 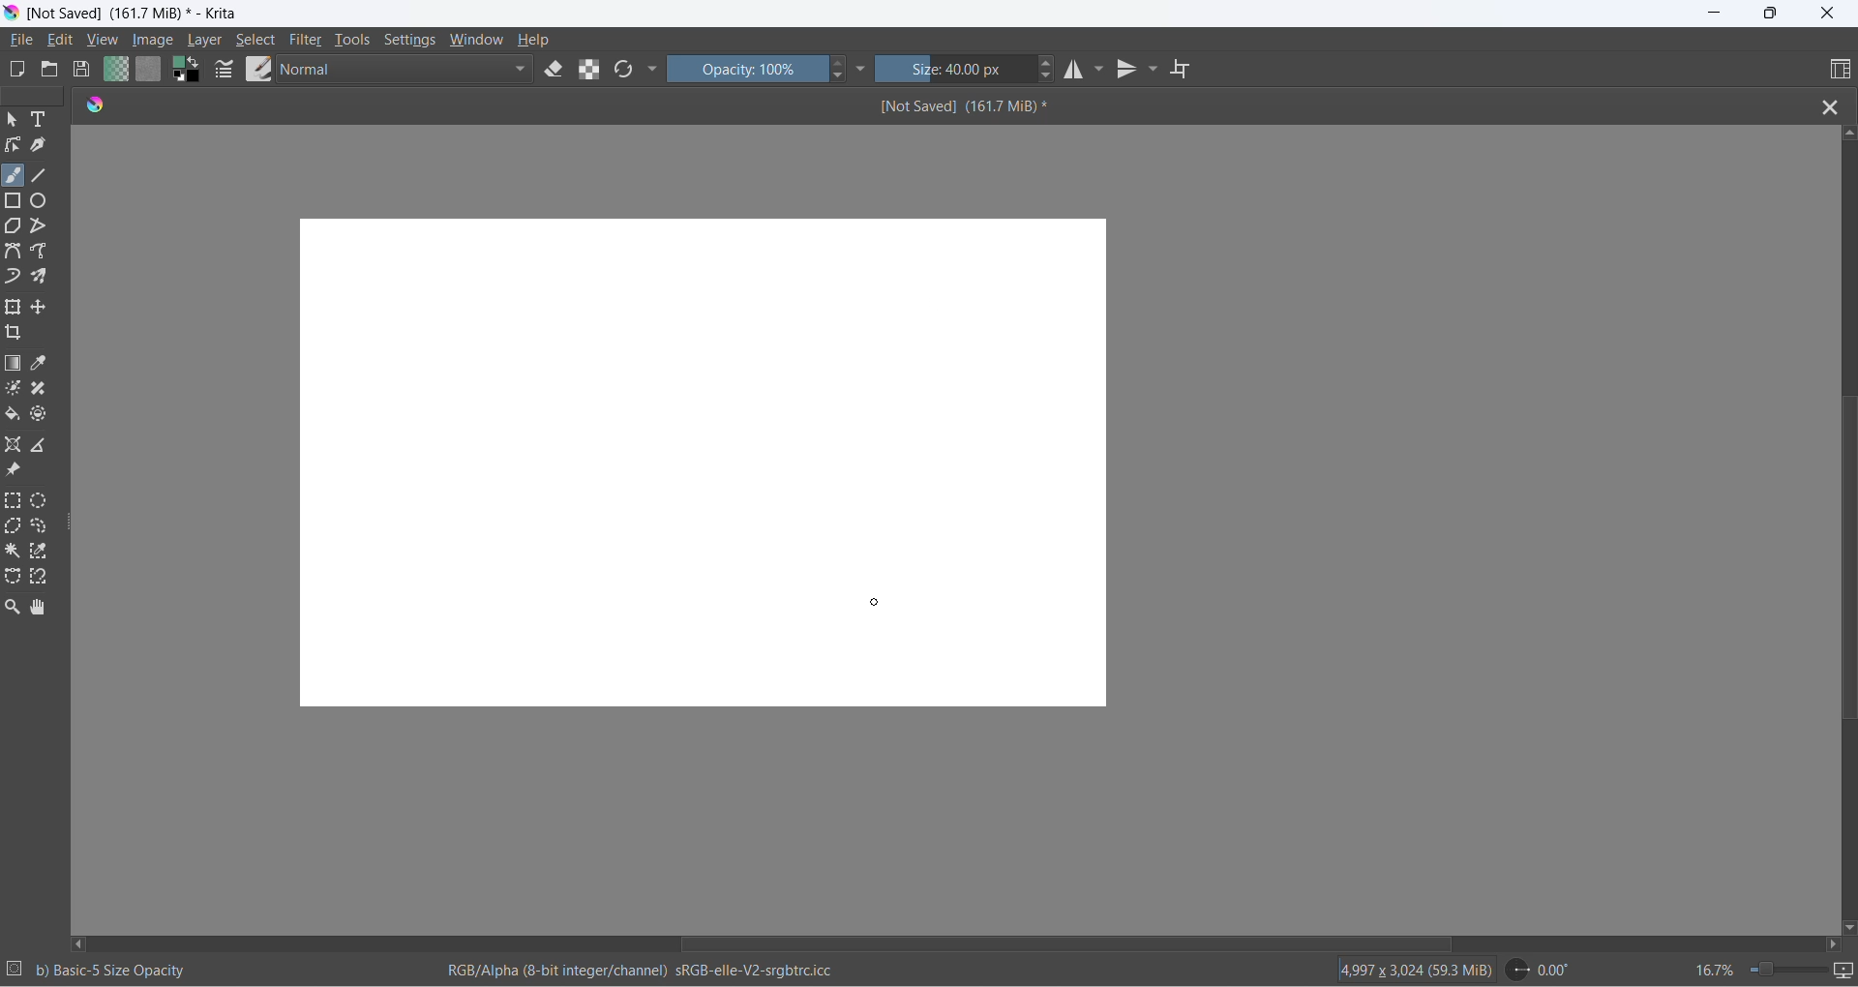 What do you see at coordinates (40, 227) in the screenshot?
I see `polyline tool` at bounding box center [40, 227].